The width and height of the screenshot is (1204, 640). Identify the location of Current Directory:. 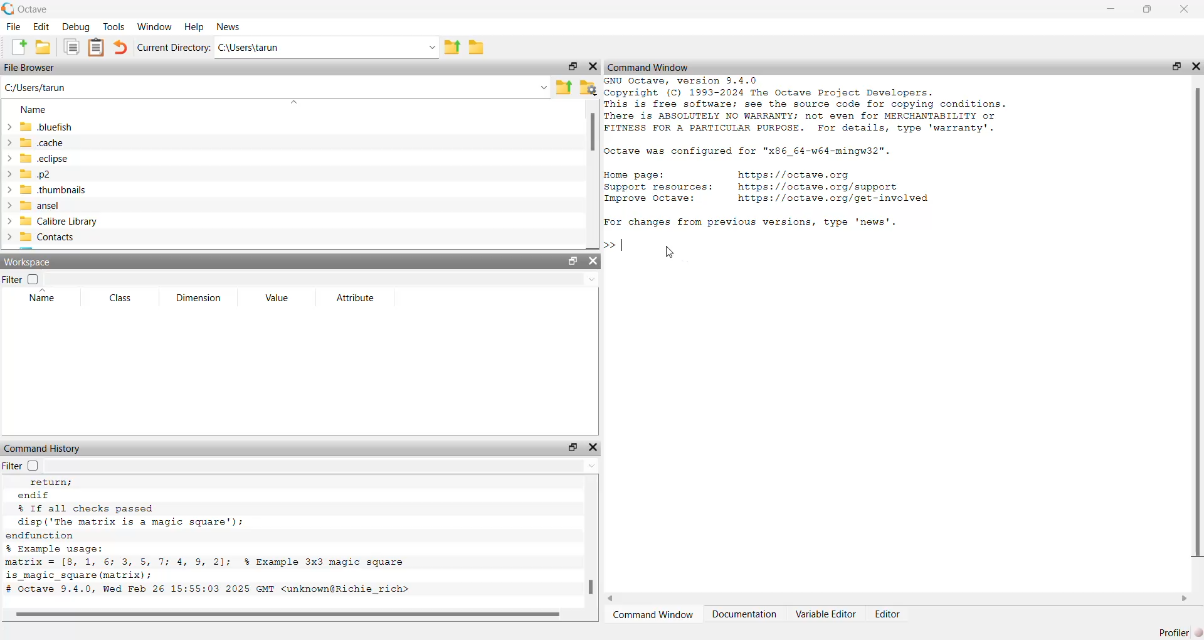
(173, 48).